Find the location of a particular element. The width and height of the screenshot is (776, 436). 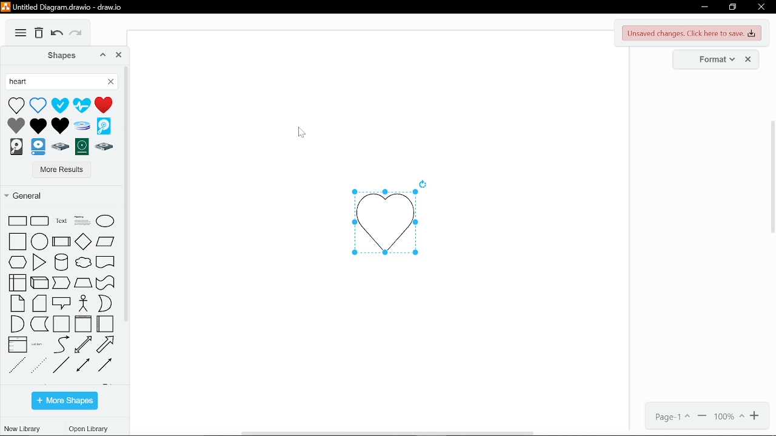

more results is located at coordinates (59, 171).